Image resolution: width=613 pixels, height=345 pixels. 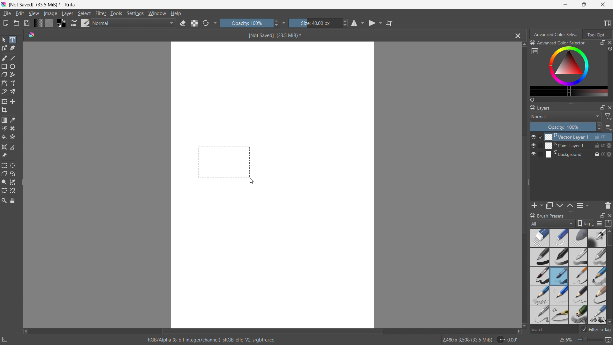 What do you see at coordinates (7, 13) in the screenshot?
I see `file` at bounding box center [7, 13].